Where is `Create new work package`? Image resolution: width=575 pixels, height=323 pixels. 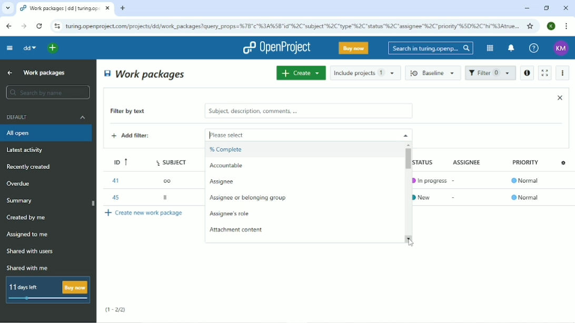
Create new work package is located at coordinates (145, 213).